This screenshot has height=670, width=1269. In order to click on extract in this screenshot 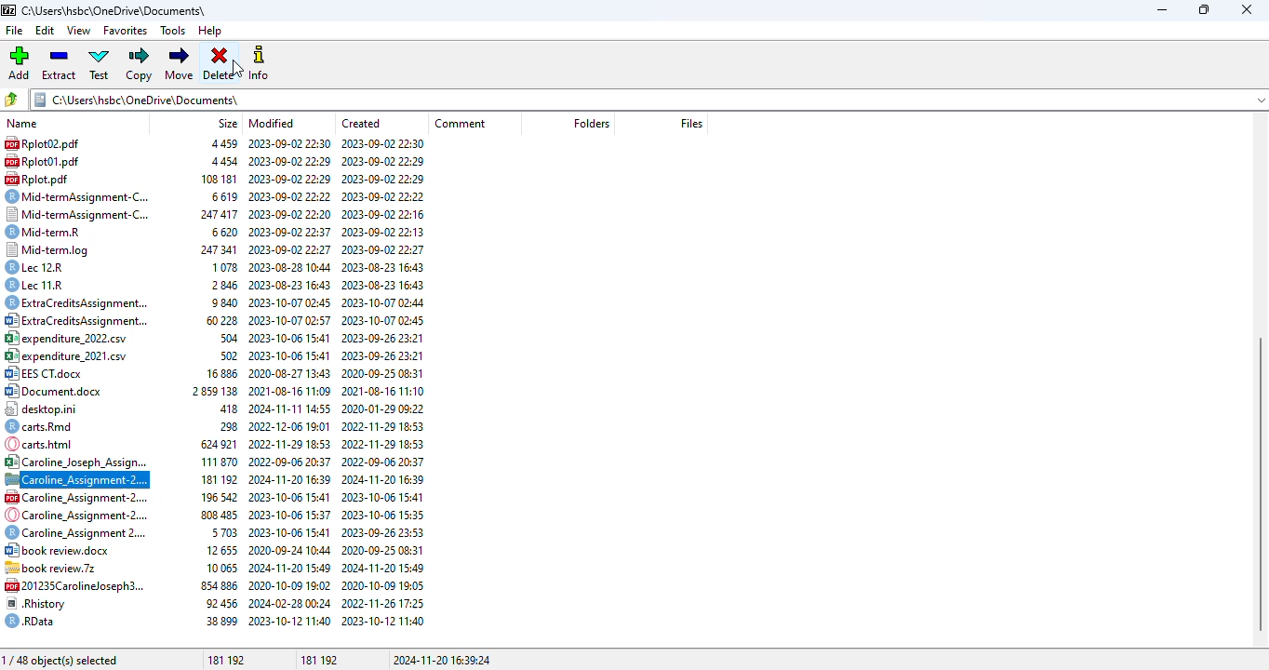, I will do `click(60, 63)`.